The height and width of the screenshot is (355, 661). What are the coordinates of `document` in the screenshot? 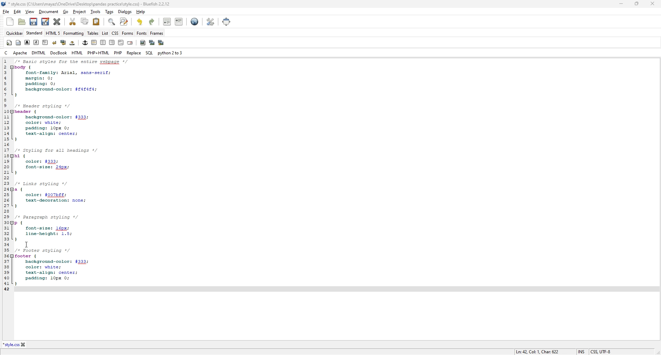 It's located at (49, 12).